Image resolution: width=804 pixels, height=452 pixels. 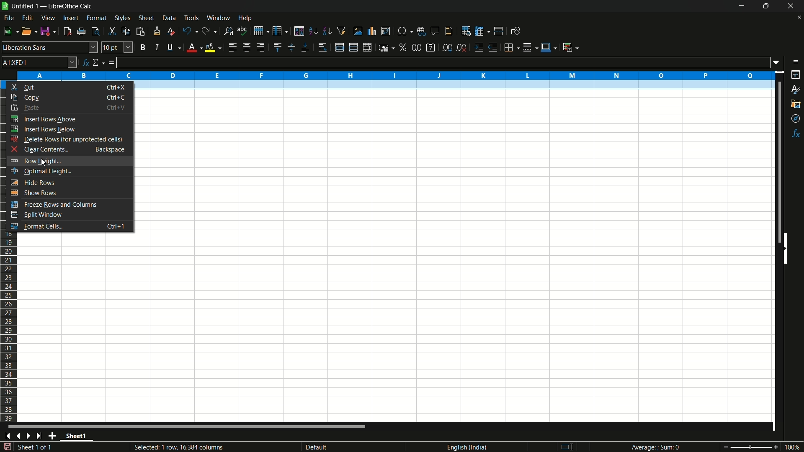 I want to click on print area, so click(x=466, y=31).